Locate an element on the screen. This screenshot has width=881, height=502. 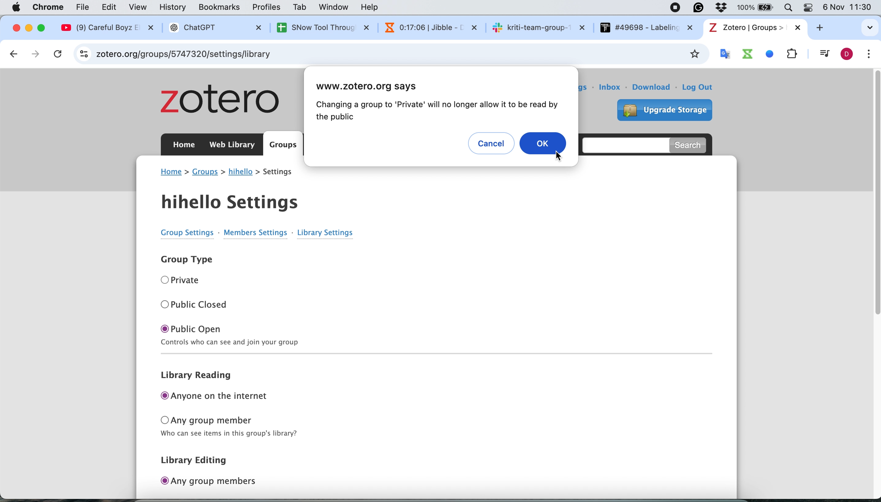
tab is located at coordinates (301, 7).